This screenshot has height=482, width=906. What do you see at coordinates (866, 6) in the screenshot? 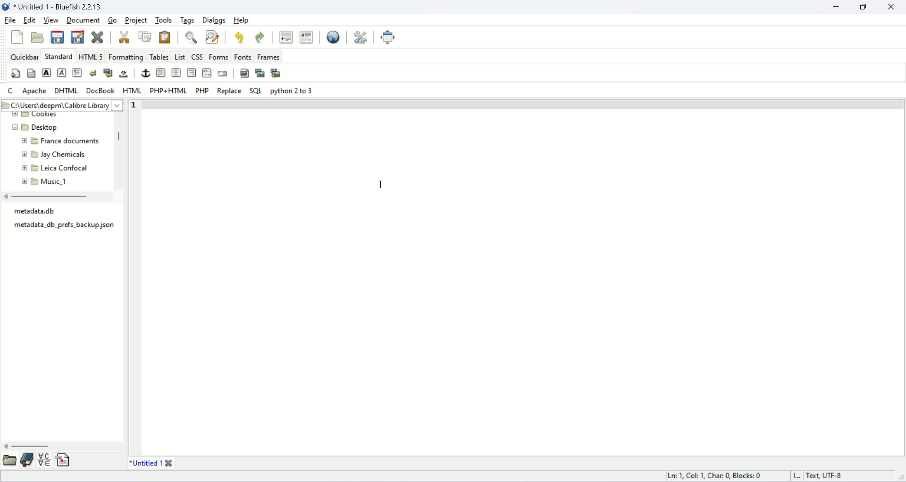
I see `maximize` at bounding box center [866, 6].